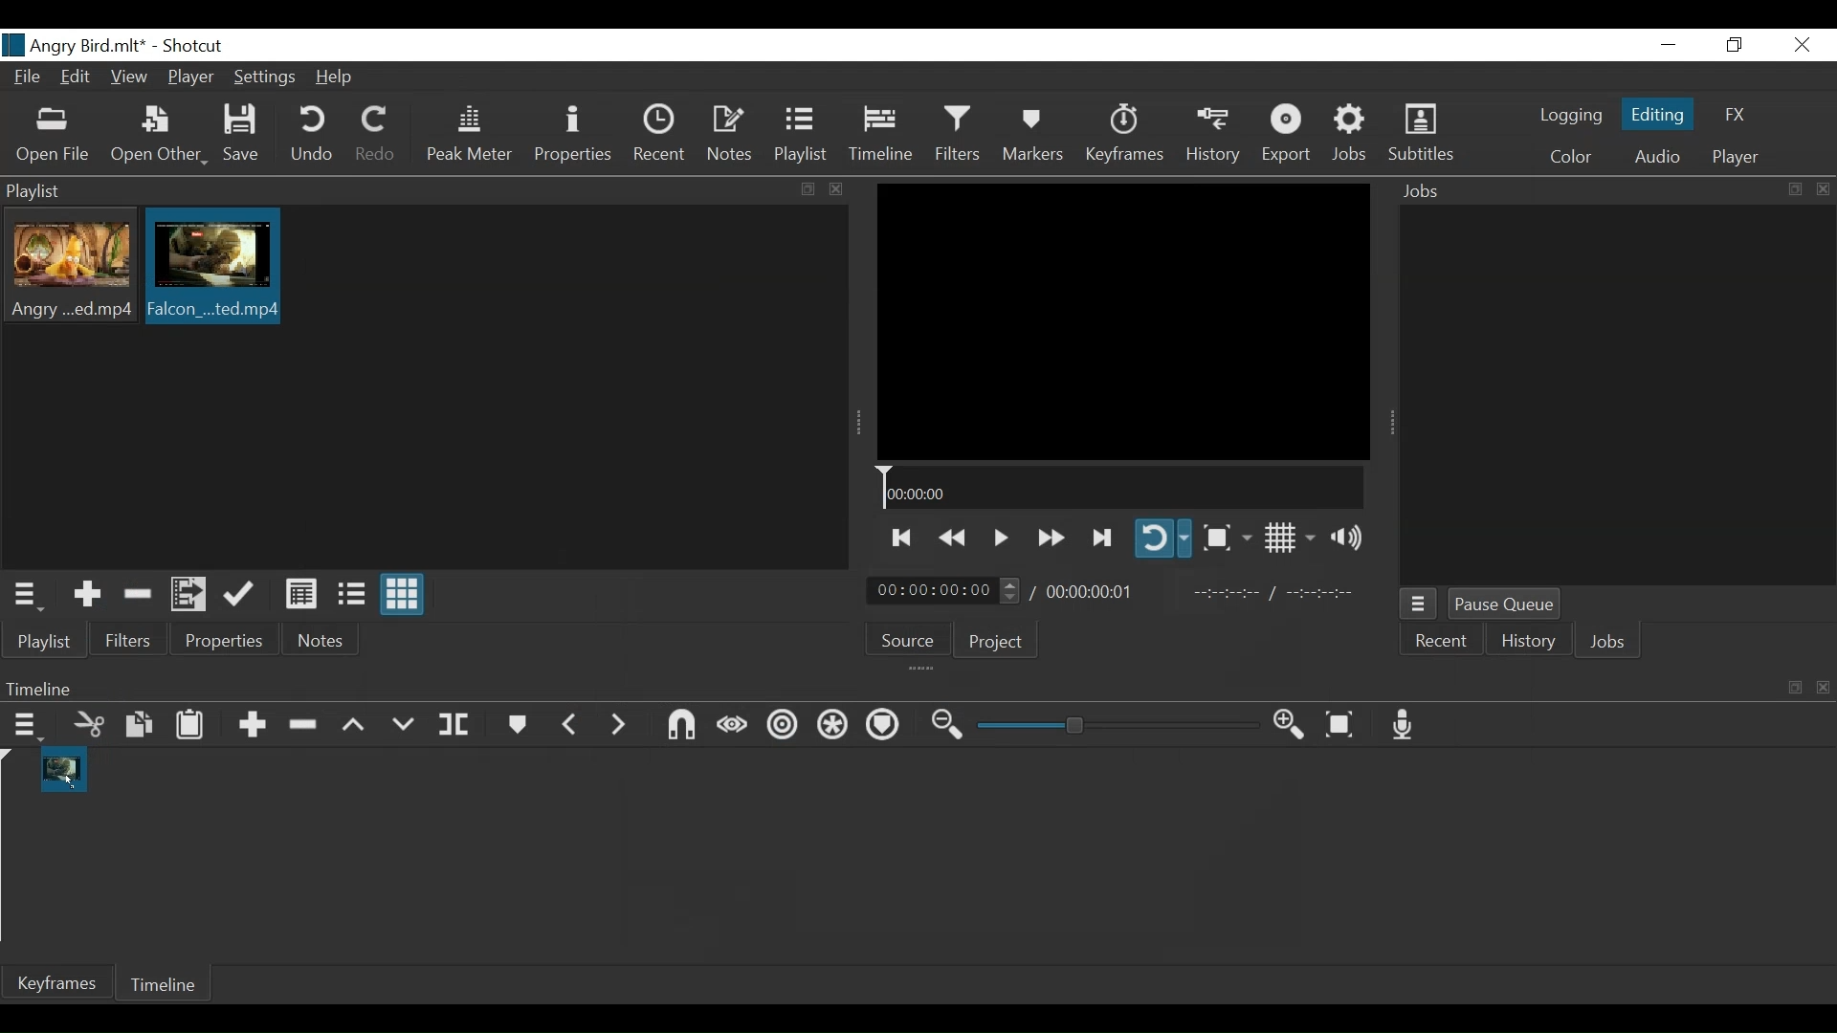 Image resolution: width=1837 pixels, height=1033 pixels. Describe the element at coordinates (1293, 538) in the screenshot. I see `Toggle display grid on player` at that location.